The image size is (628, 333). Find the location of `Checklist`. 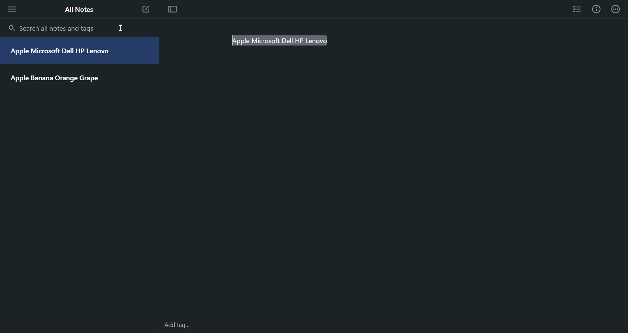

Checklist is located at coordinates (577, 9).